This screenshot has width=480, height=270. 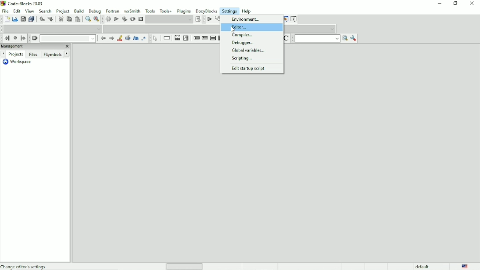 What do you see at coordinates (94, 11) in the screenshot?
I see `Debug` at bounding box center [94, 11].